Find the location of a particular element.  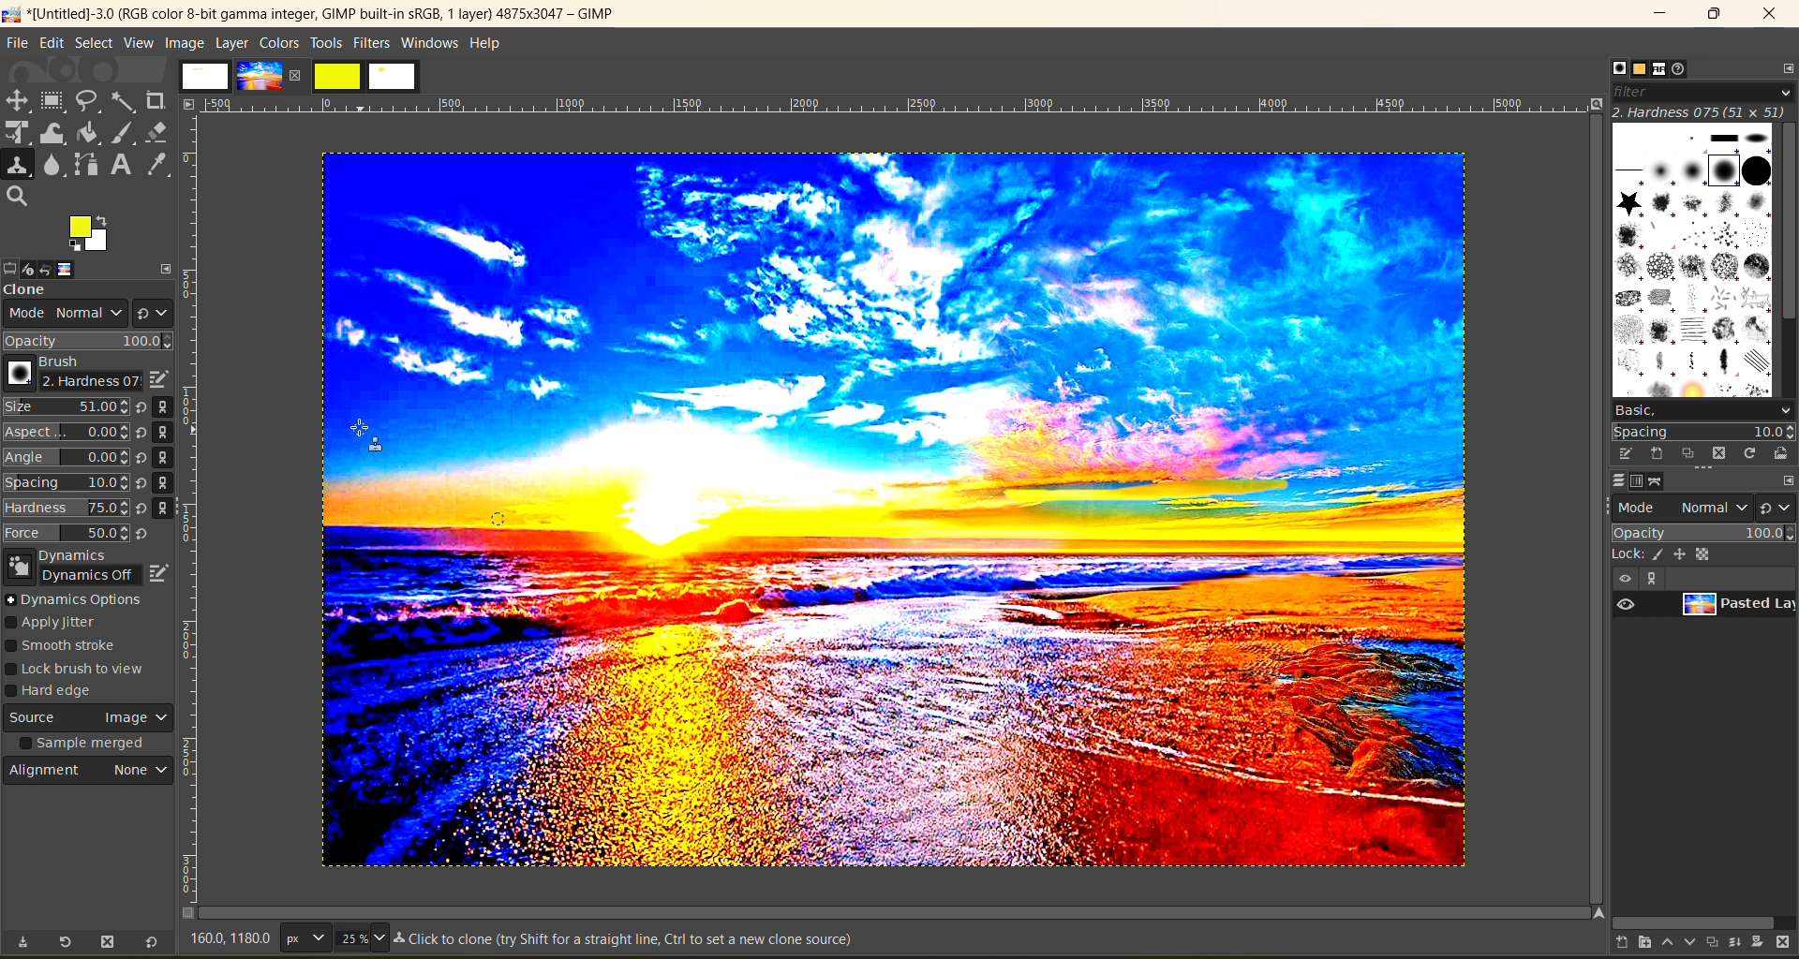

close is located at coordinates (299, 75).